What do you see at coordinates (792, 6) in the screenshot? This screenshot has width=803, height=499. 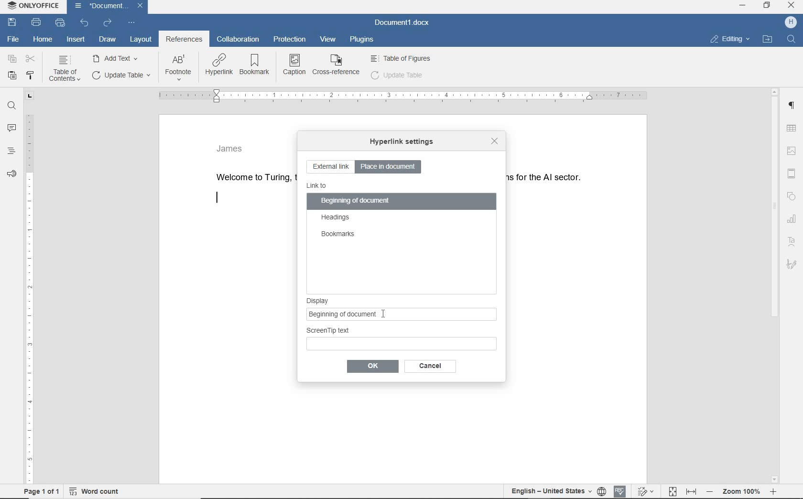 I see `Close` at bounding box center [792, 6].